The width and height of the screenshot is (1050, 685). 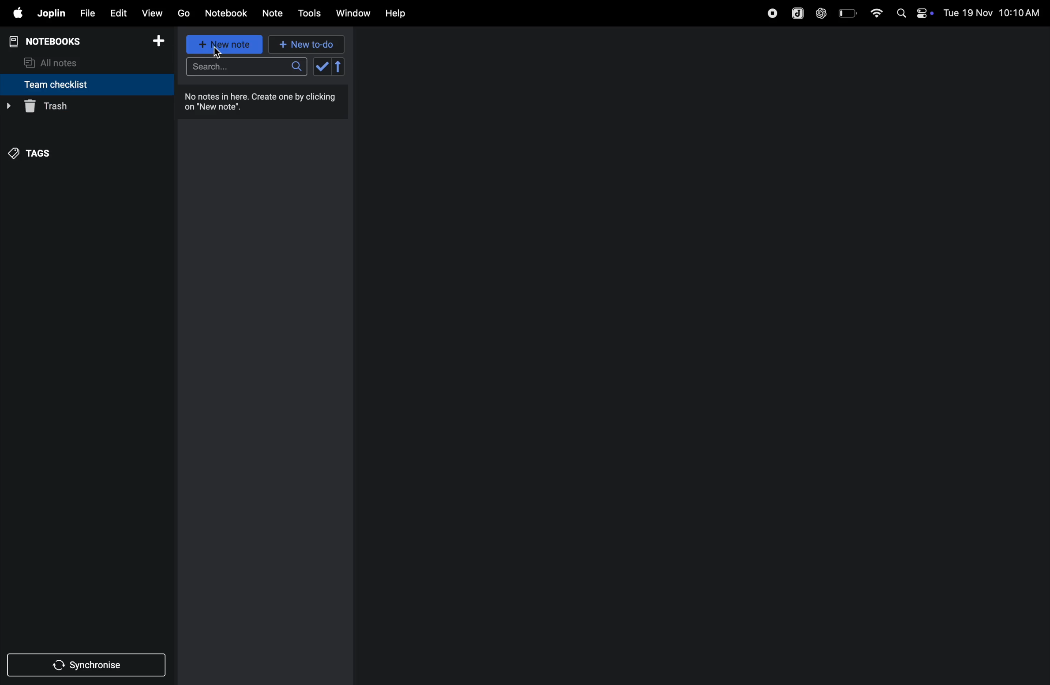 I want to click on tags, so click(x=36, y=151).